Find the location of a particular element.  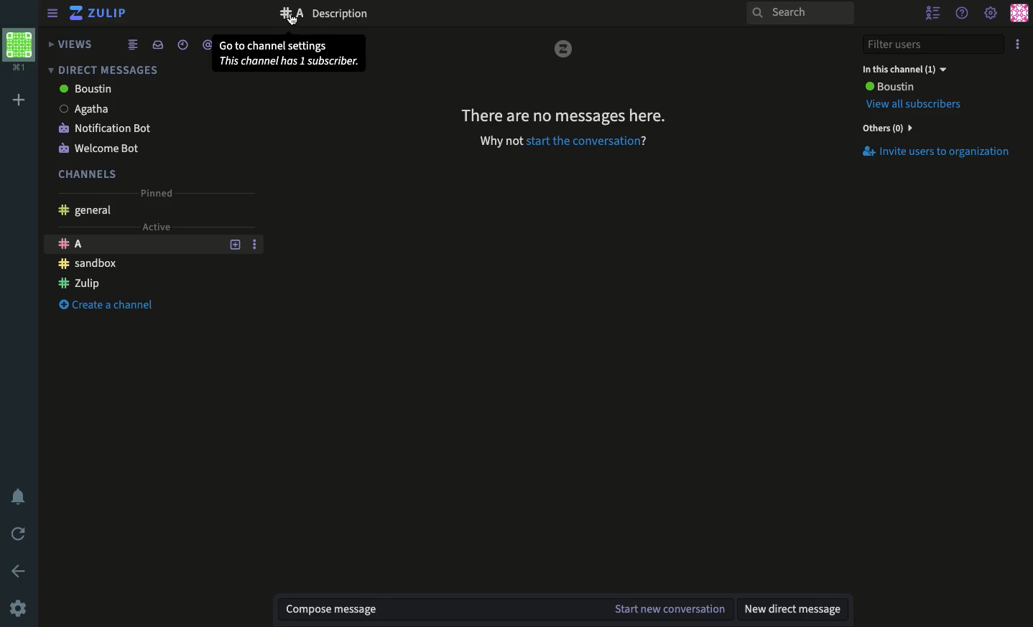

Add is located at coordinates (22, 100).